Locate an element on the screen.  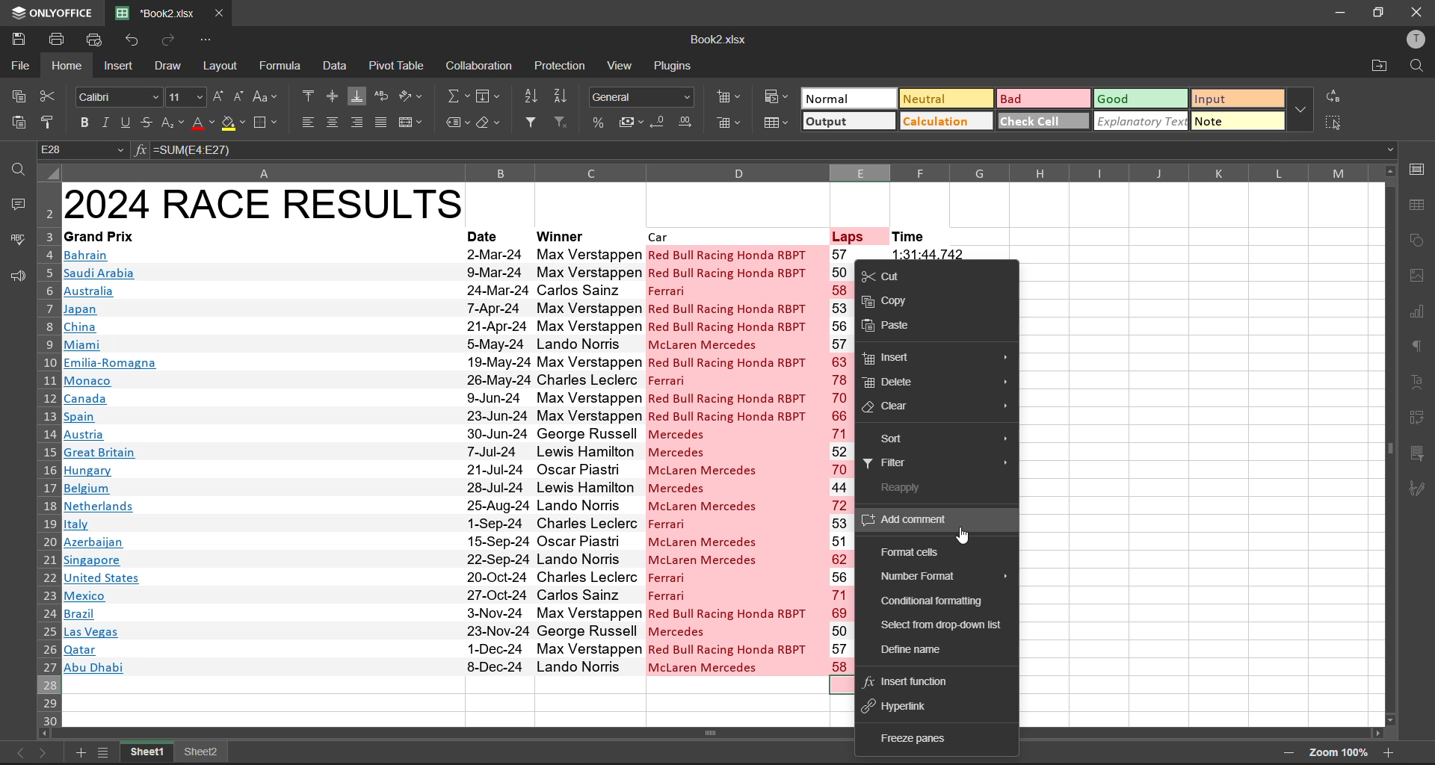
font color is located at coordinates (202, 123).